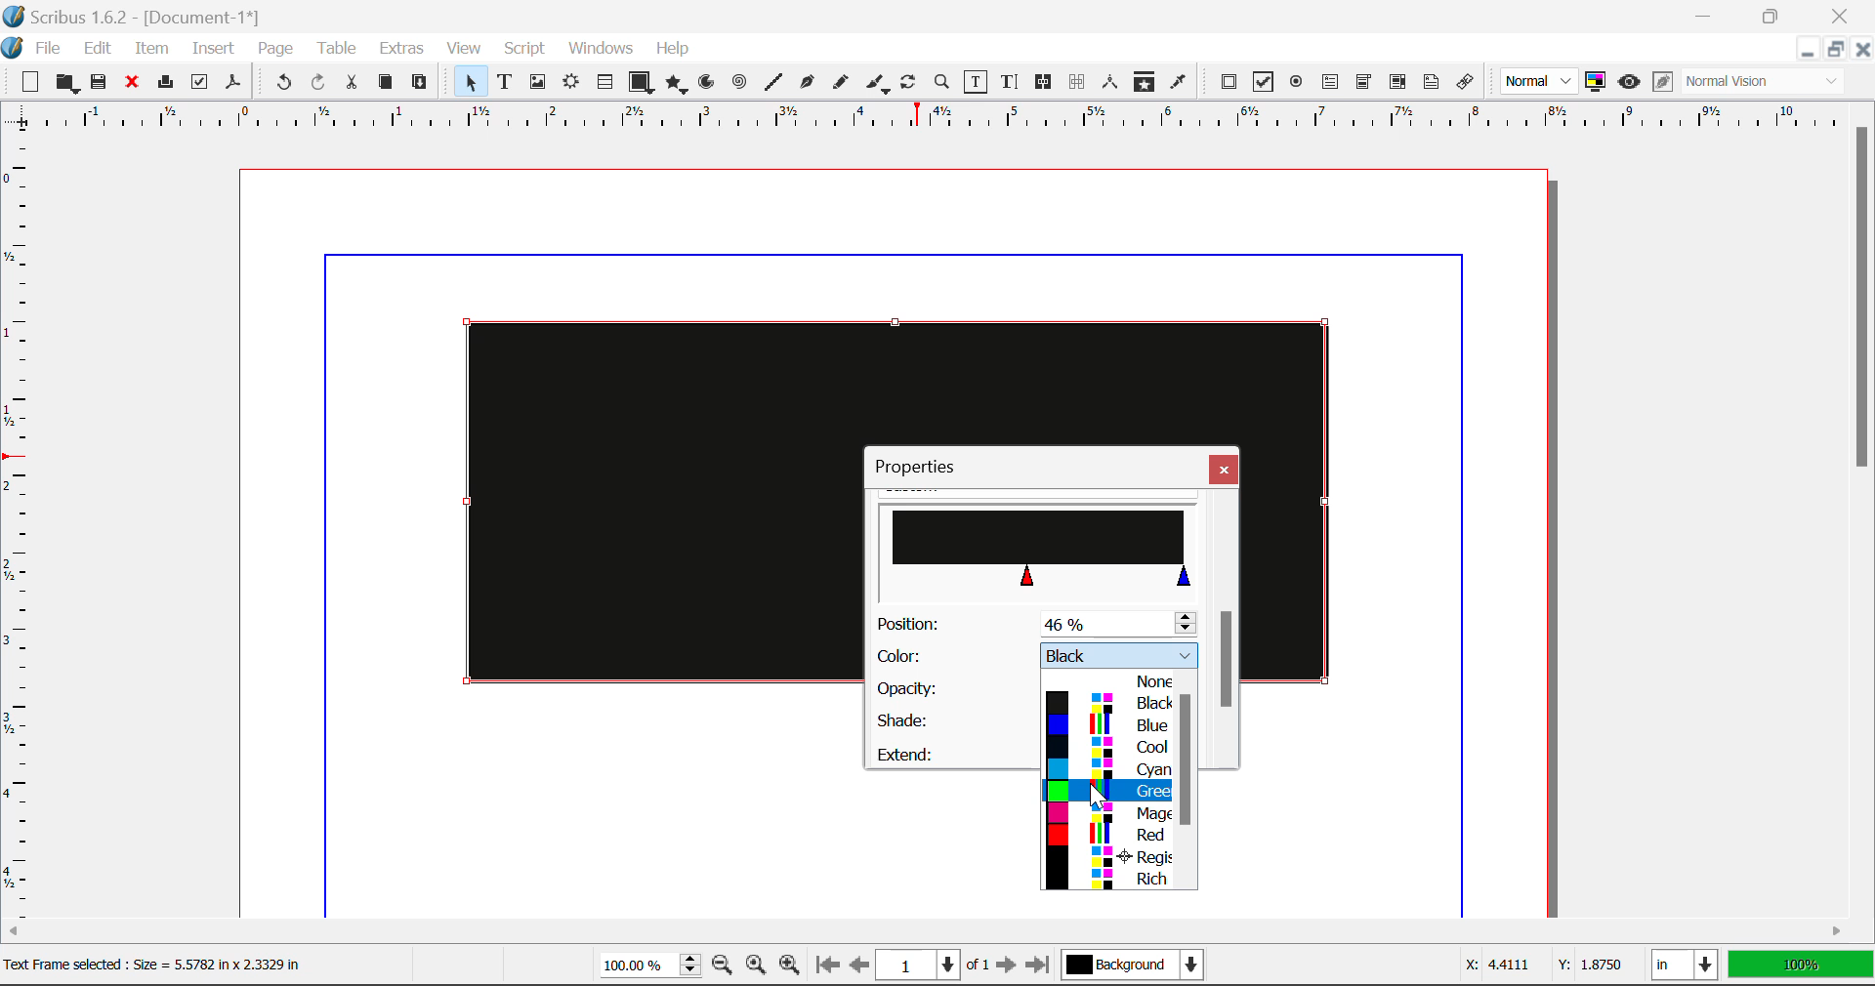  Describe the element at coordinates (1113, 681) in the screenshot. I see `None` at that location.